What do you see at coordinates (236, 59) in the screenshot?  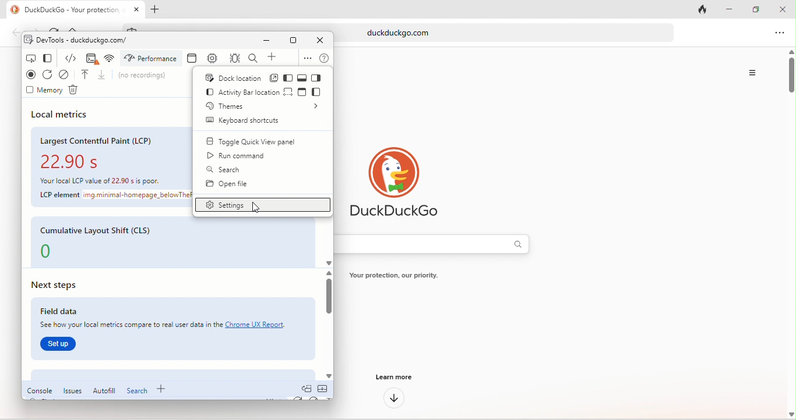 I see `sources` at bounding box center [236, 59].